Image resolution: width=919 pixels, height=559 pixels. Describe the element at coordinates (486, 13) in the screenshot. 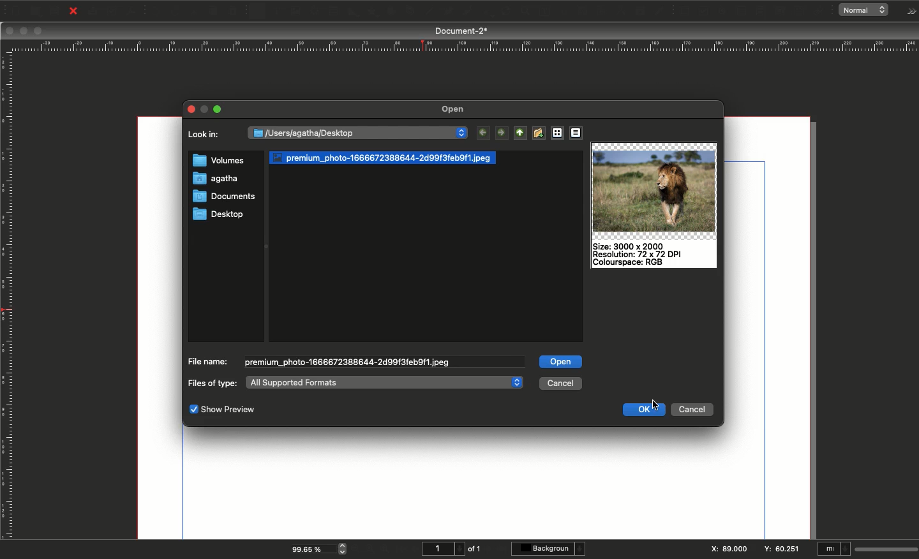

I see `Rotate item` at that location.